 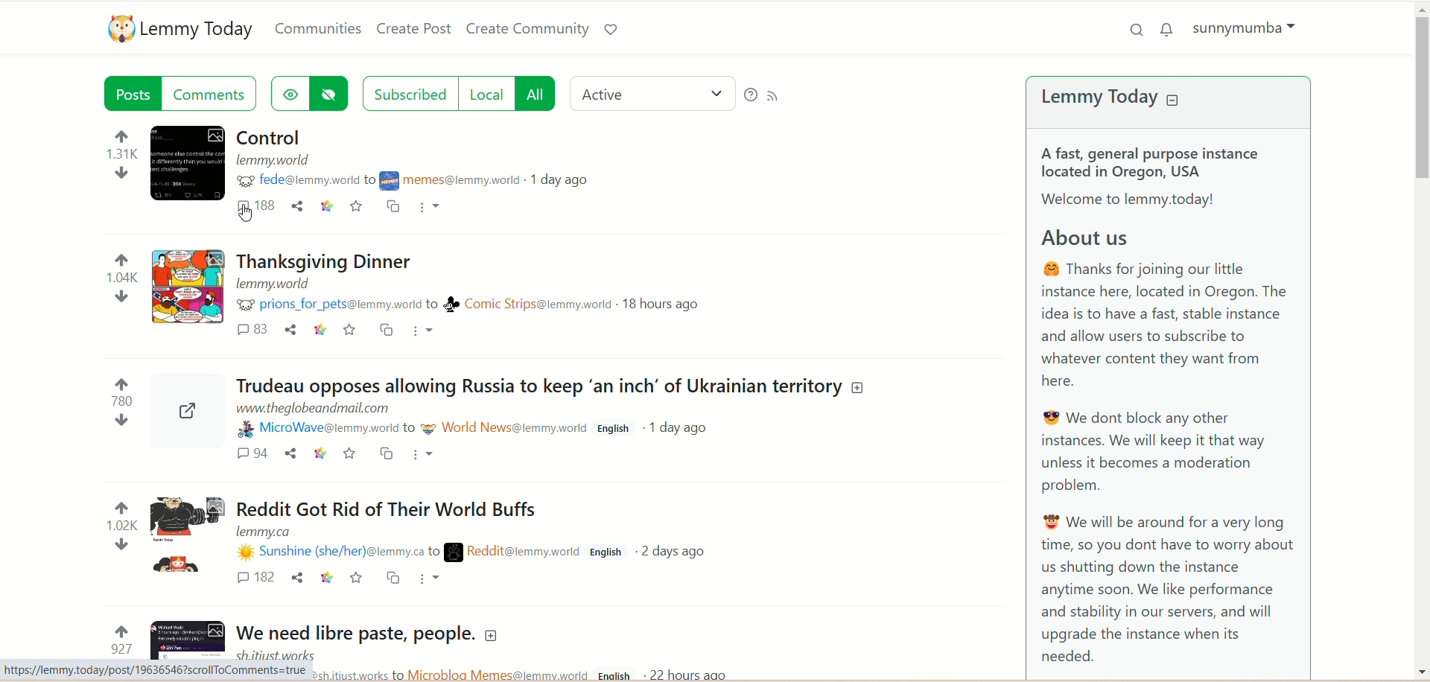 I want to click on more, so click(x=436, y=575).